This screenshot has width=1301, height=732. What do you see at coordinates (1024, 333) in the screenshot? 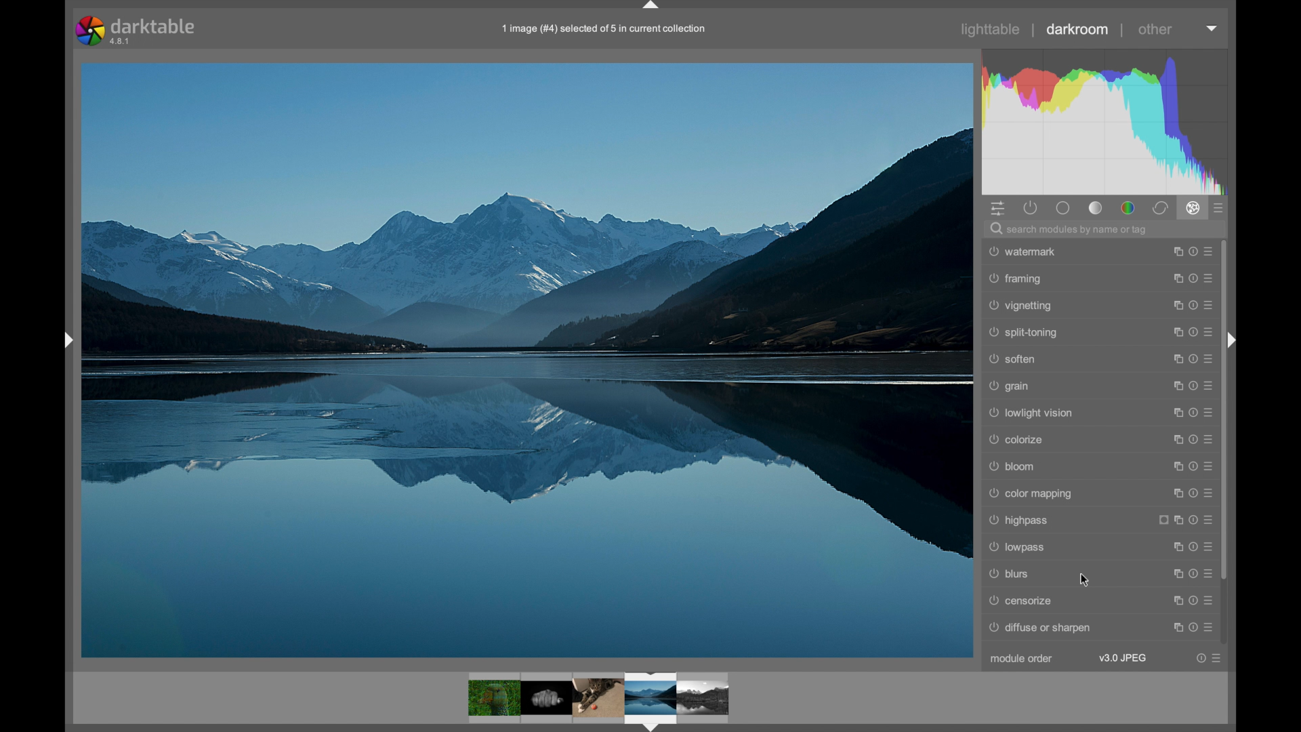
I see `split-toning` at bounding box center [1024, 333].